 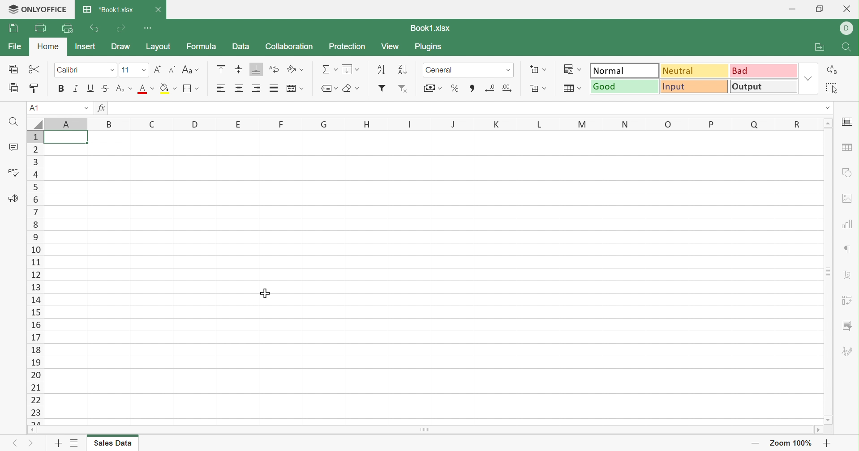 I want to click on Open file location, so click(x=817, y=47).